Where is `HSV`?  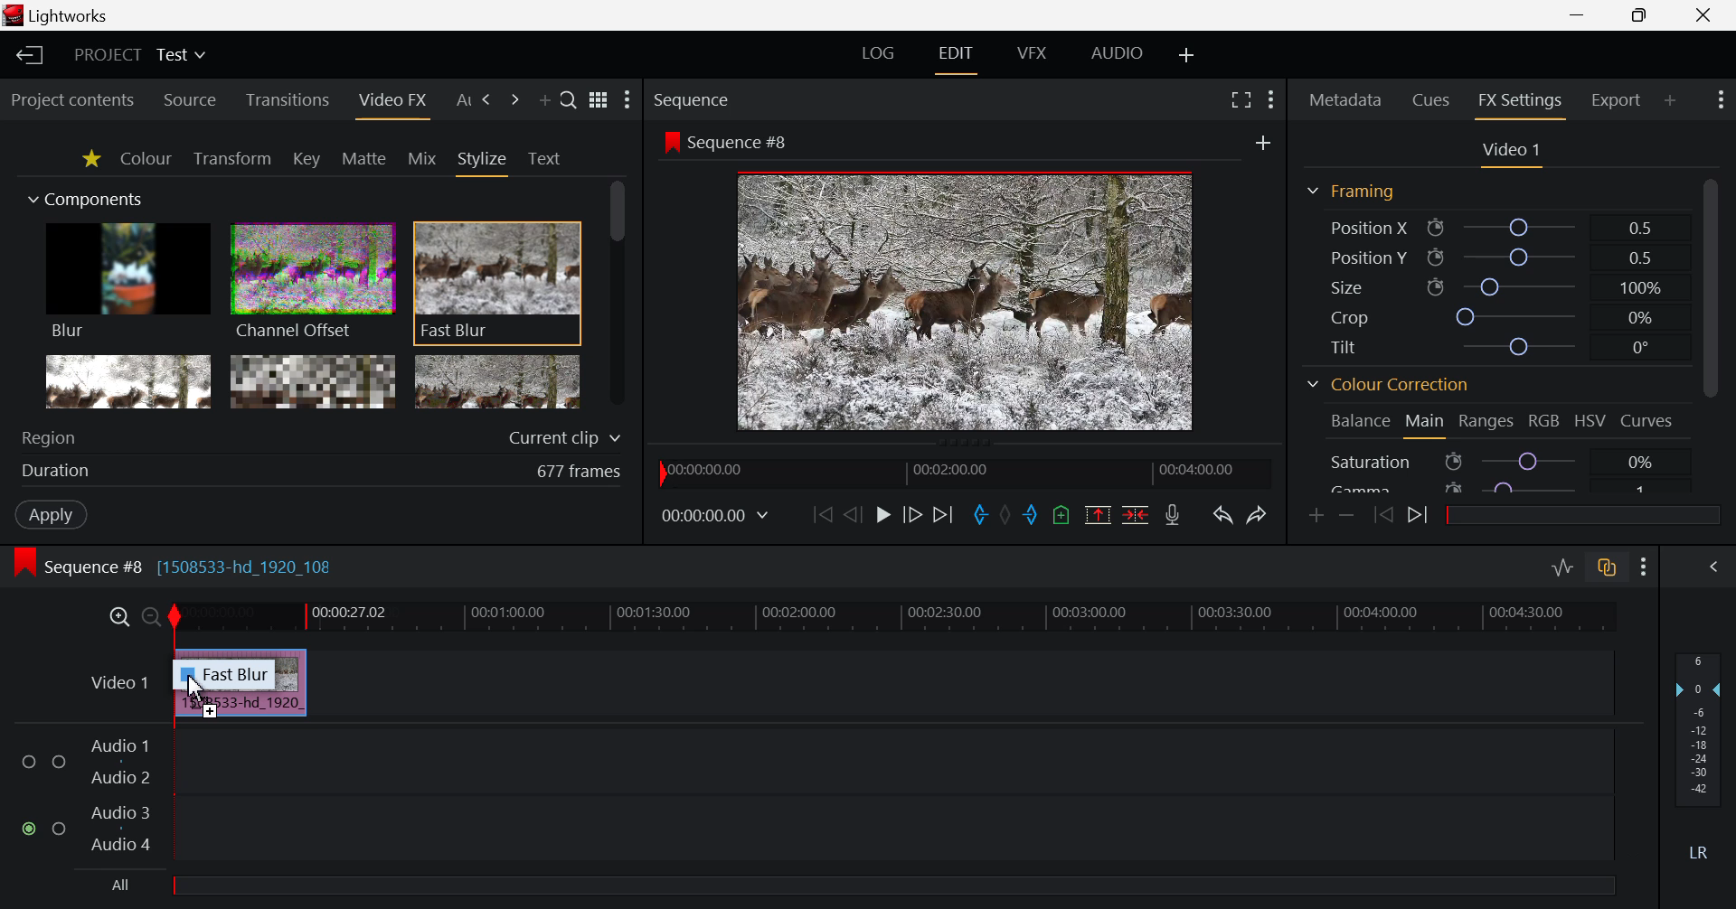
HSV is located at coordinates (1589, 421).